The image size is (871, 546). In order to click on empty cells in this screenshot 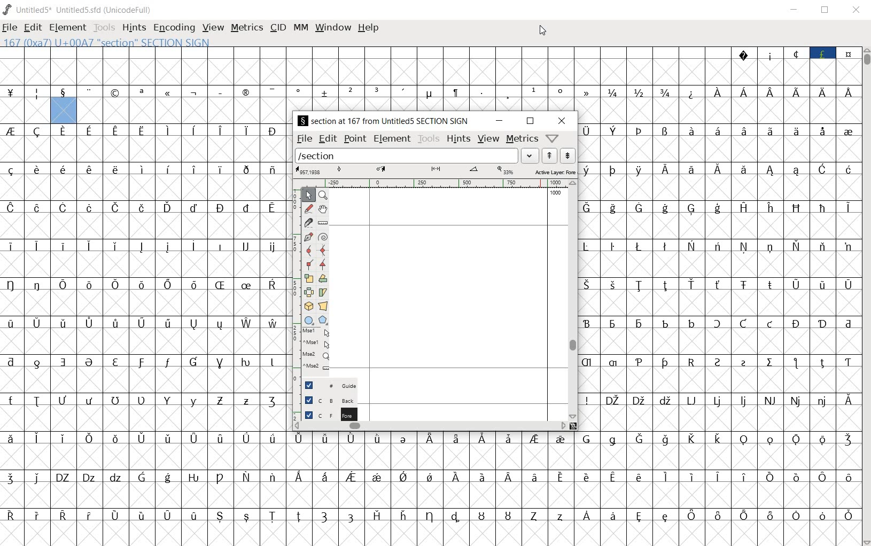, I will do `click(719, 379)`.